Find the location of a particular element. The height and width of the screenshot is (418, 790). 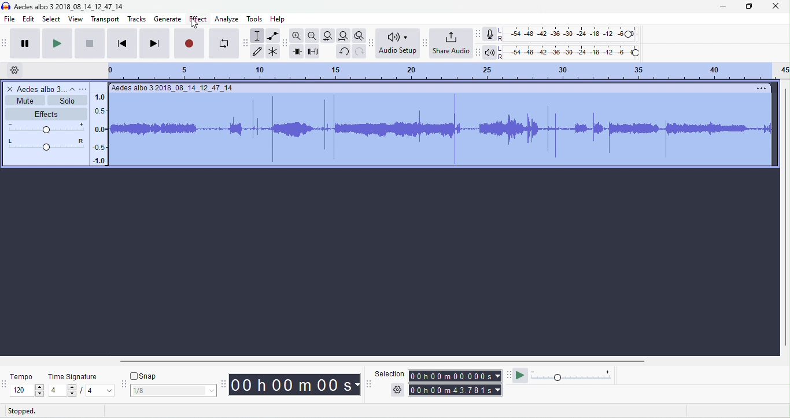

select is located at coordinates (52, 19).